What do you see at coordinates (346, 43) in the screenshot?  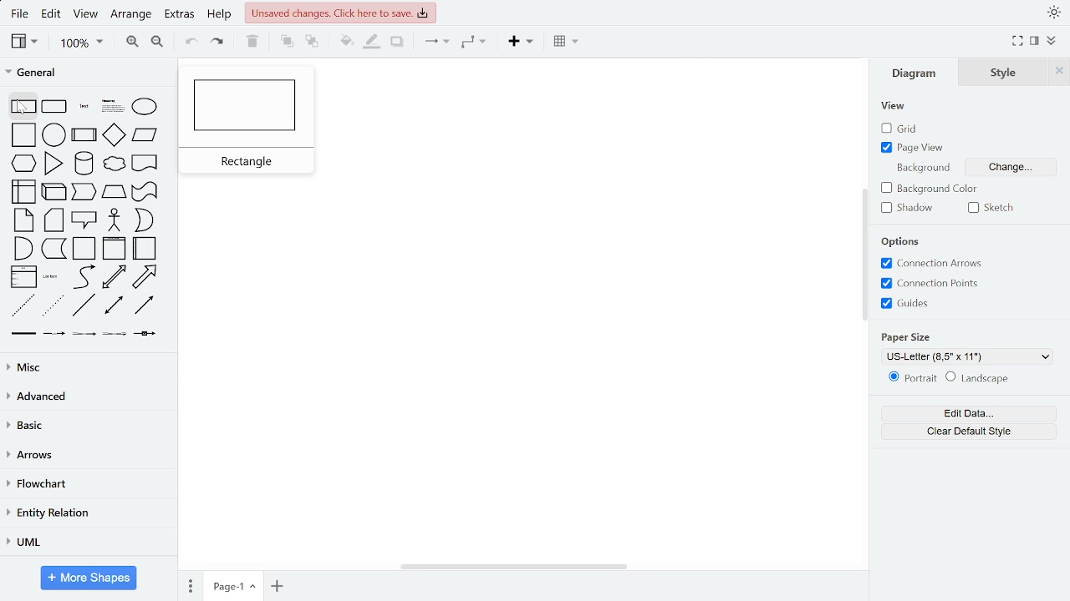 I see `fill color` at bounding box center [346, 43].